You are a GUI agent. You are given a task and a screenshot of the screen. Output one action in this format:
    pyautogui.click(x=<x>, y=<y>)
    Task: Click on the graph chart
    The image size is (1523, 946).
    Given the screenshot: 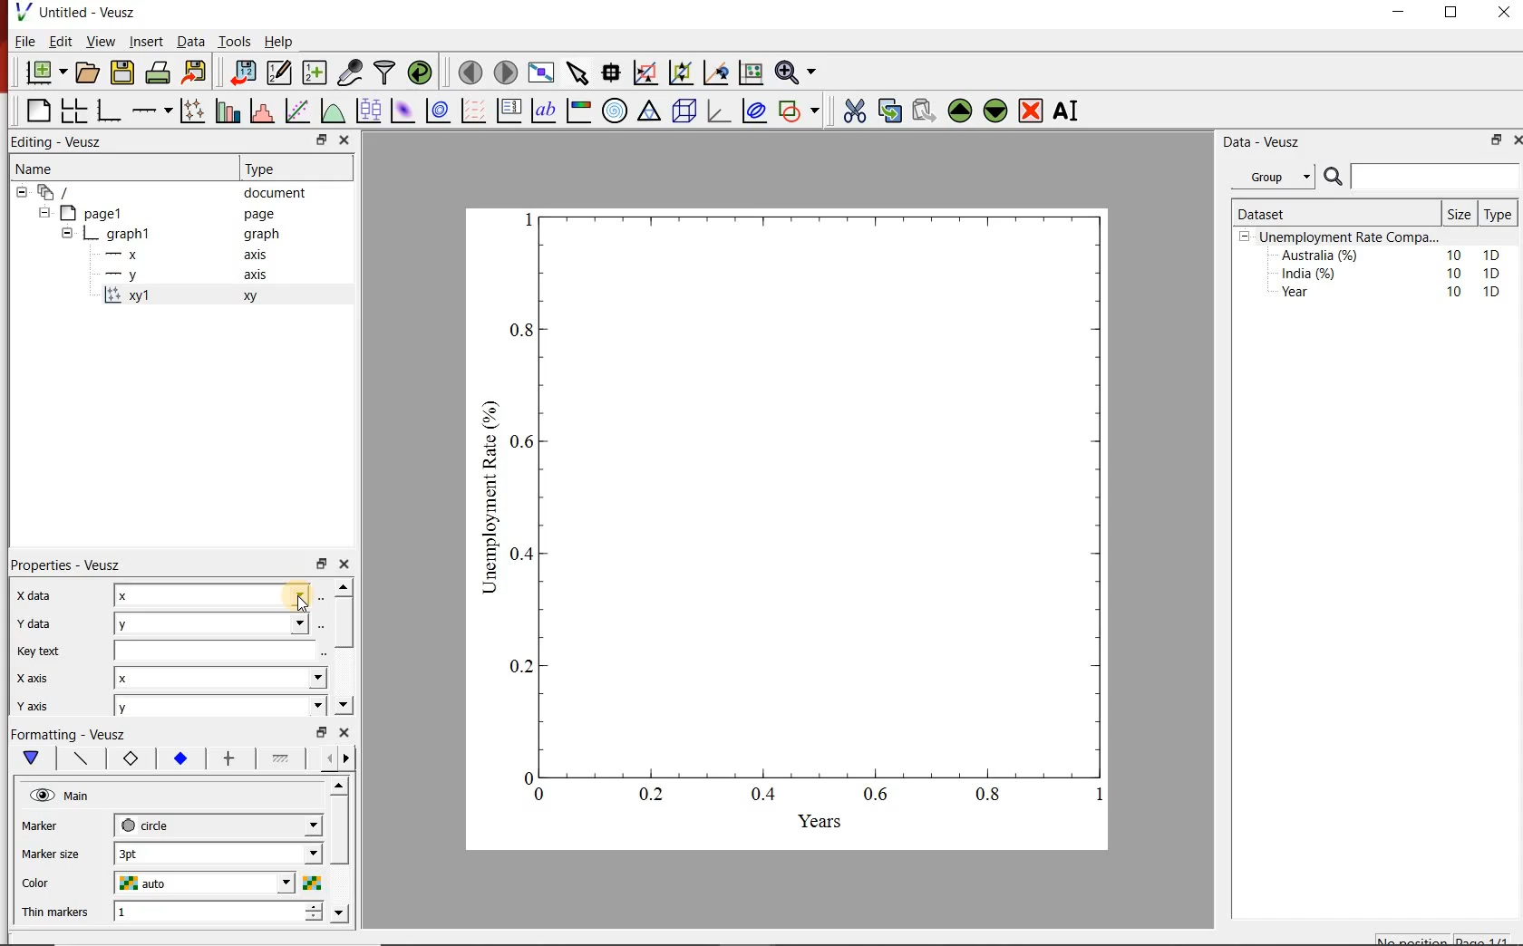 What is the action you would take?
    pyautogui.click(x=789, y=529)
    